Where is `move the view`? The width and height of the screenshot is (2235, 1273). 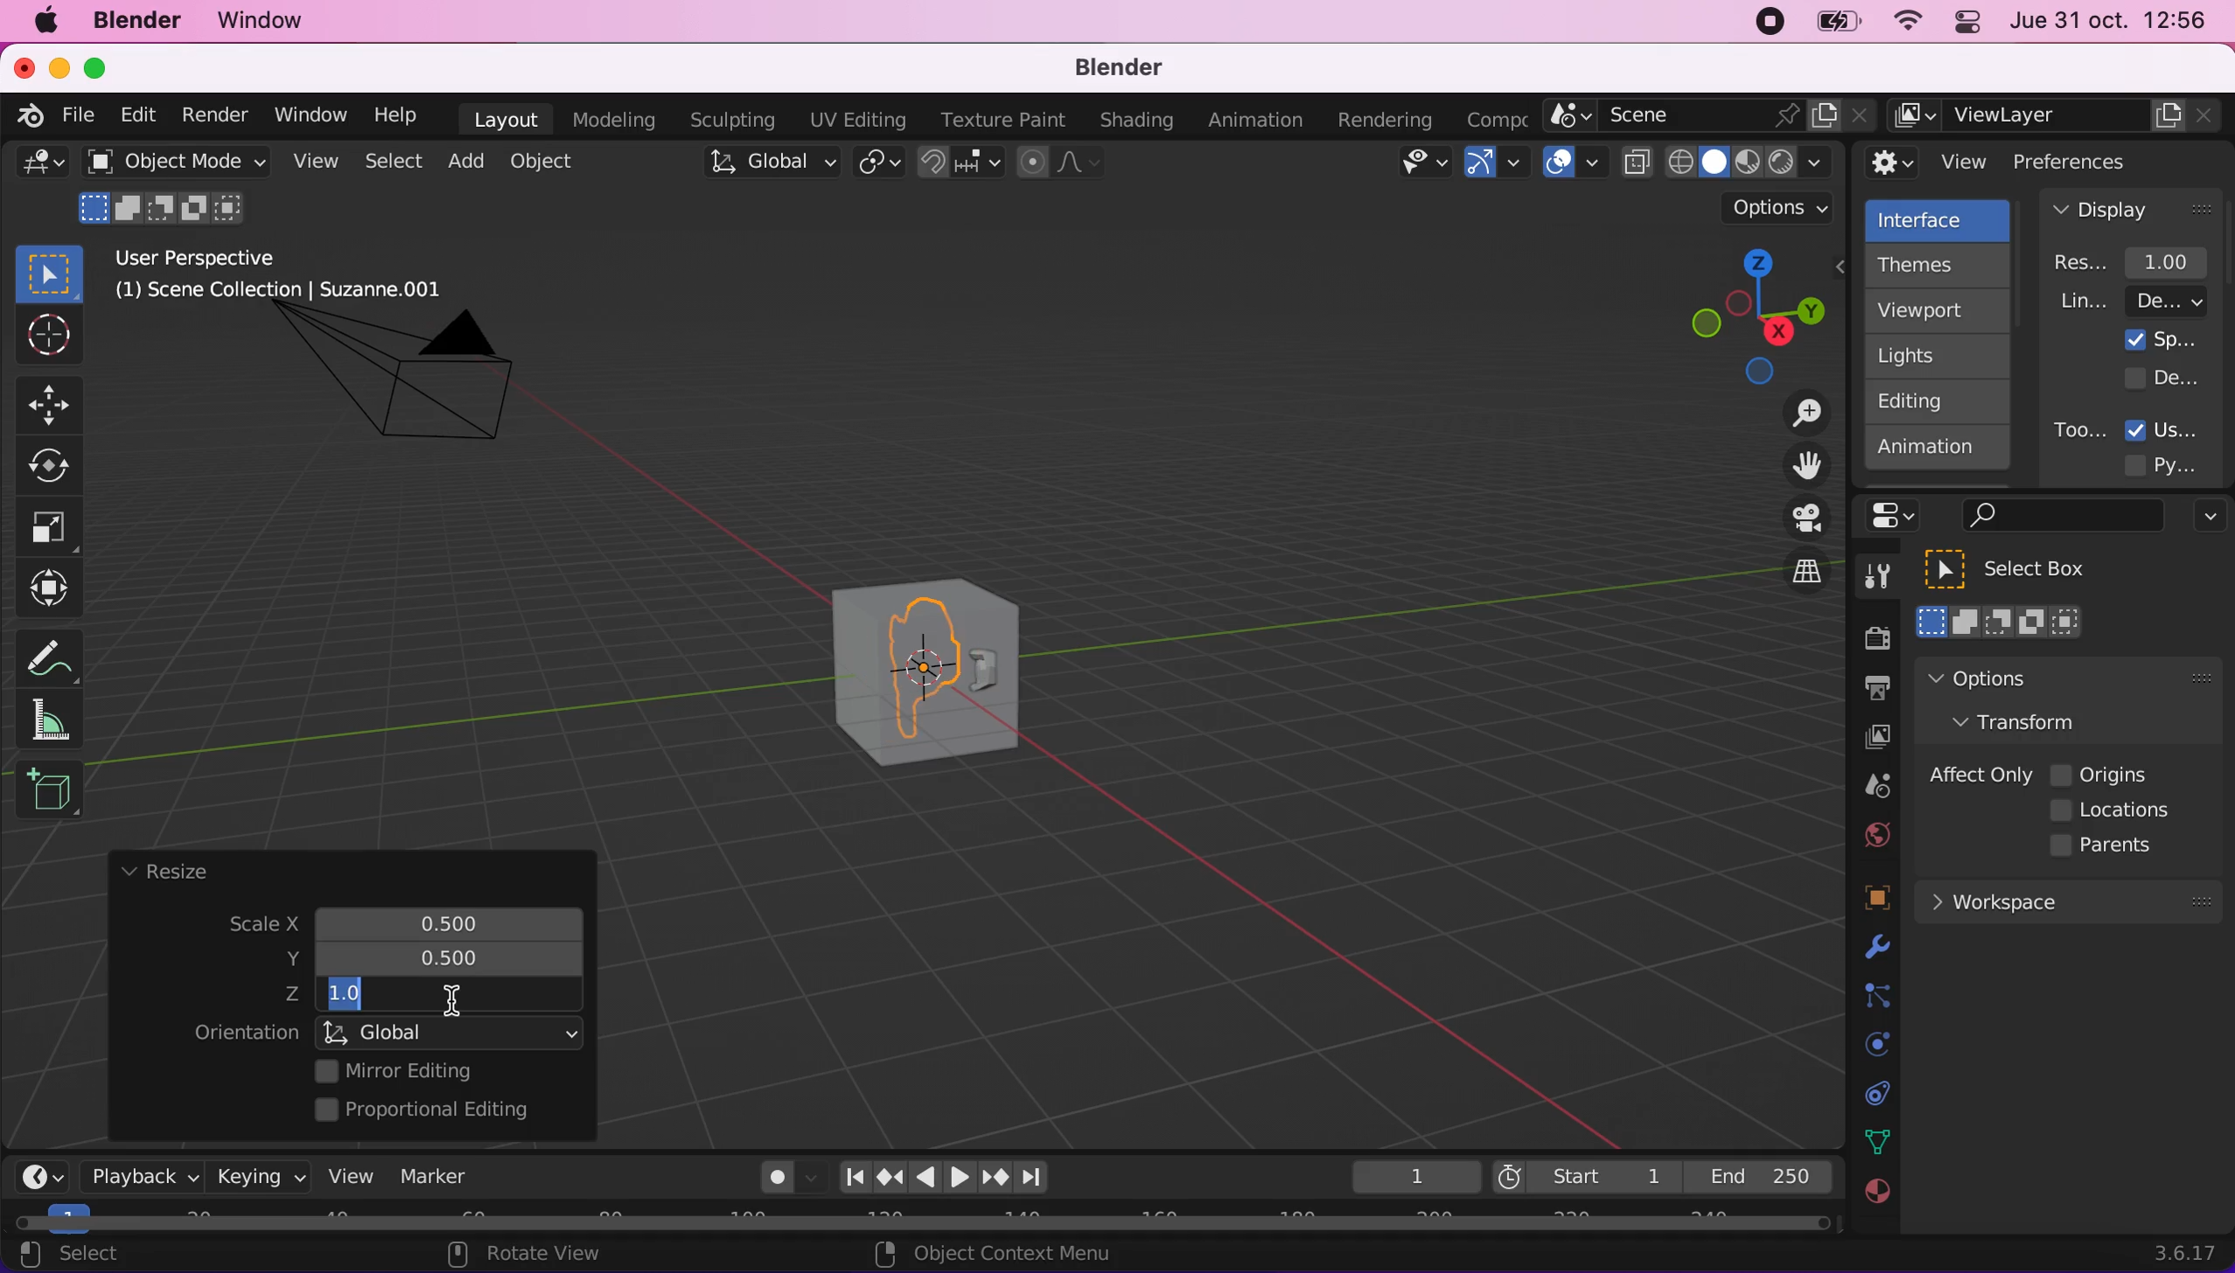
move the view is located at coordinates (1793, 467).